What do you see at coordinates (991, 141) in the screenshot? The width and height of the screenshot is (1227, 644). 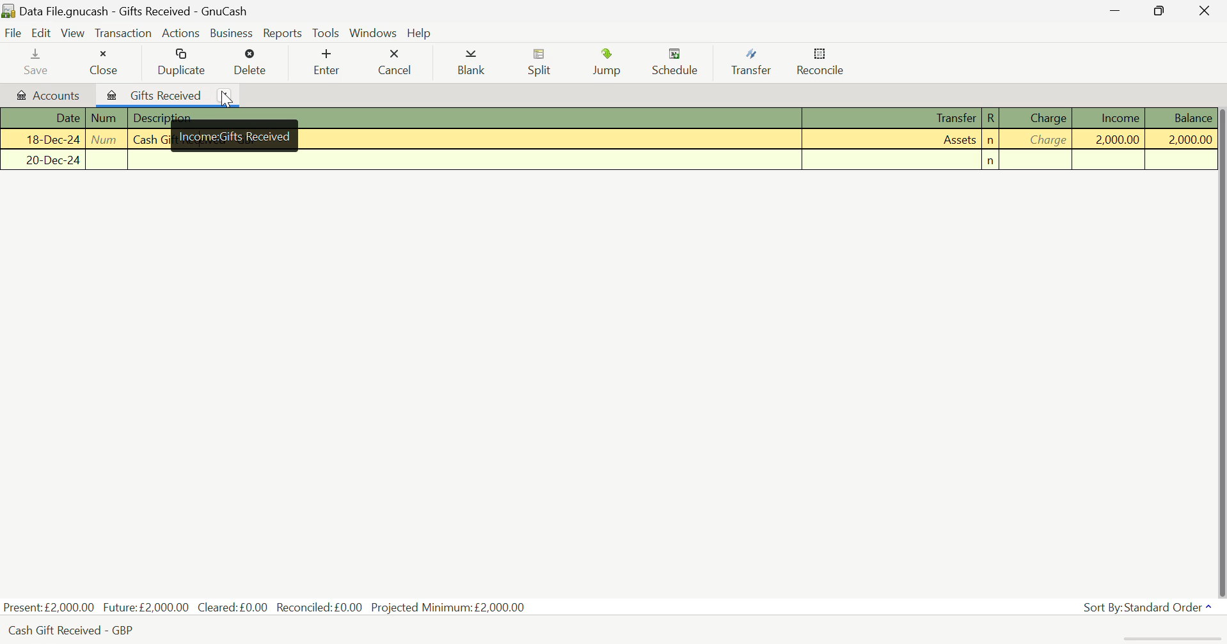 I see `n` at bounding box center [991, 141].